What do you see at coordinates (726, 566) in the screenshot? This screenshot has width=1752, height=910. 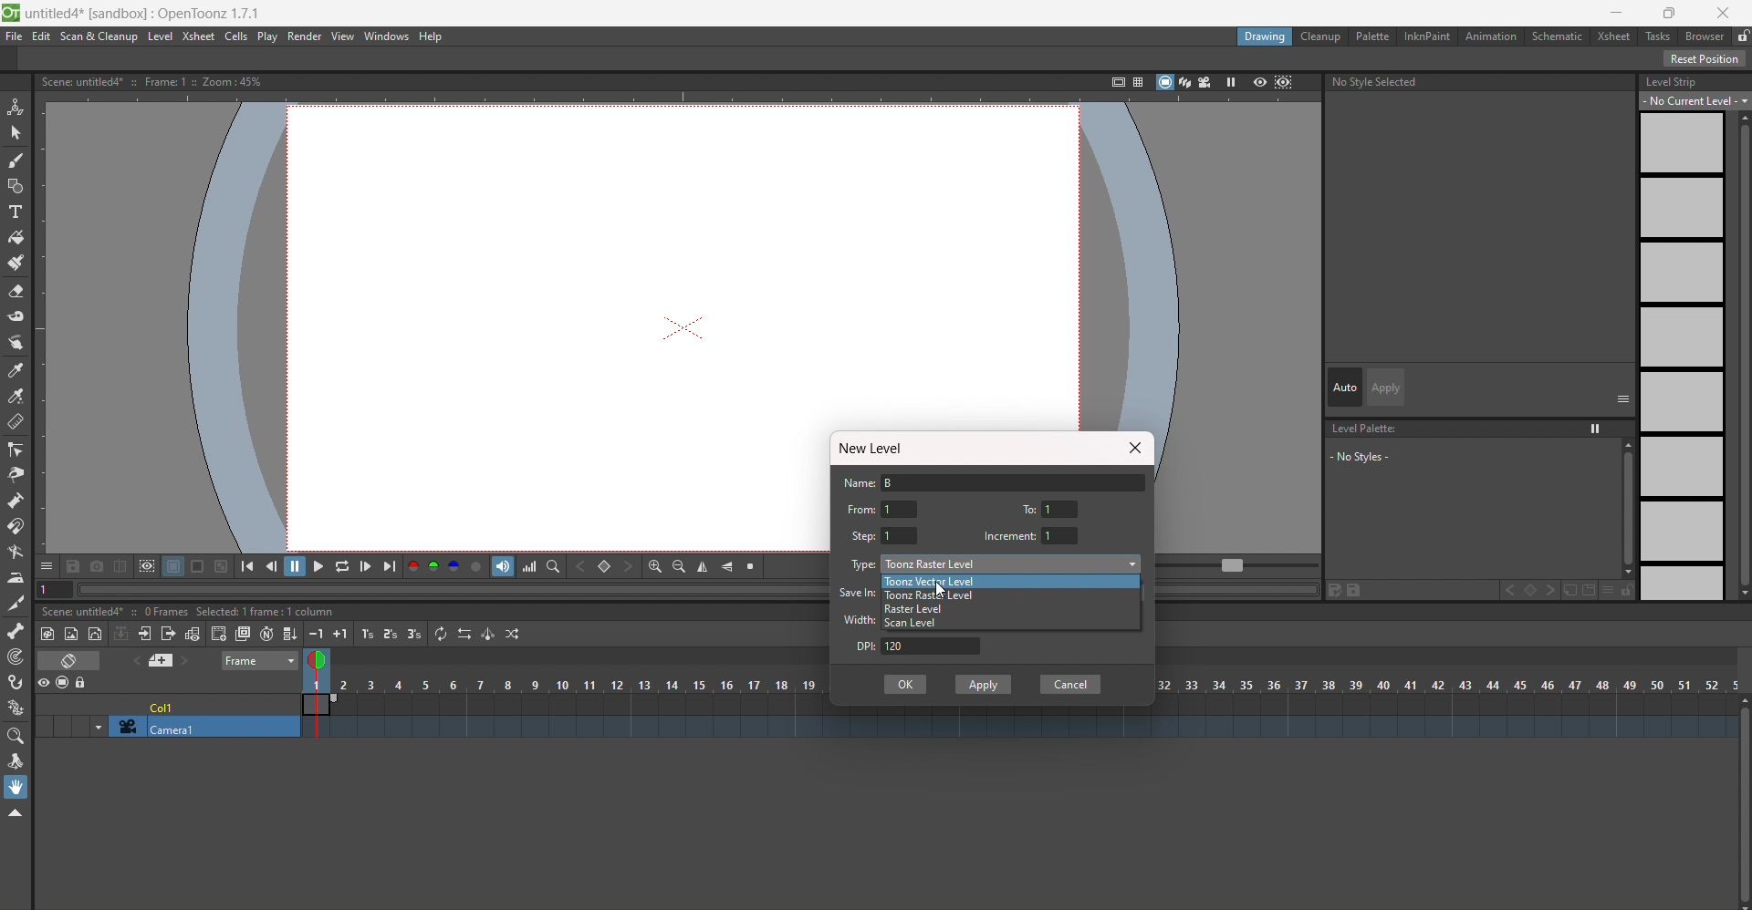 I see `` at bounding box center [726, 566].